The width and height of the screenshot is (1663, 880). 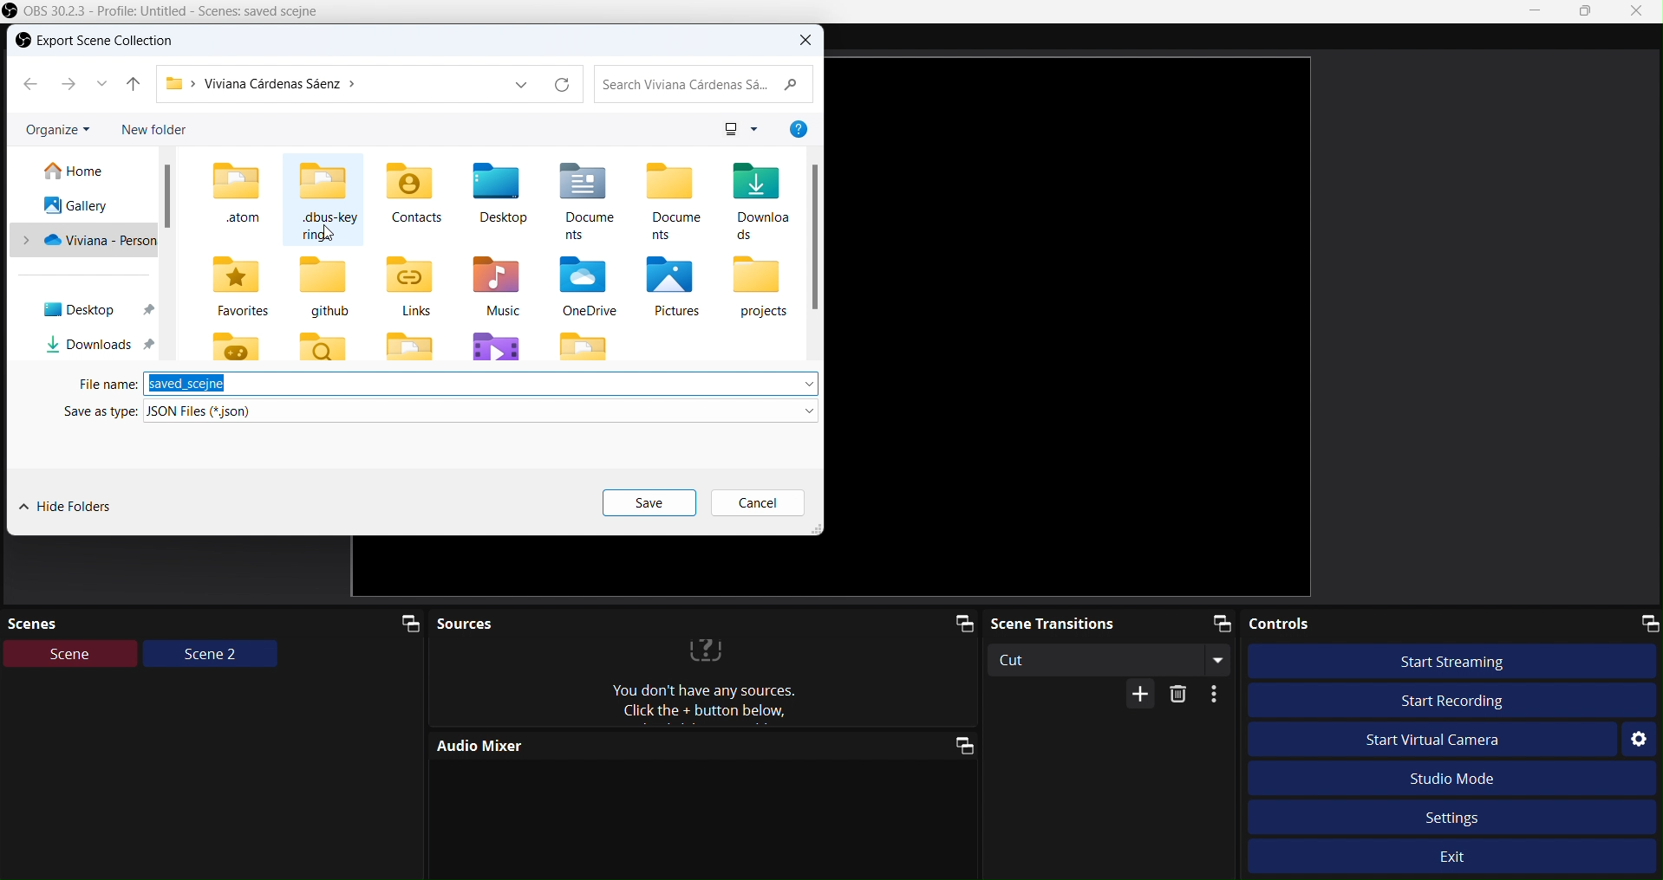 What do you see at coordinates (80, 207) in the screenshot?
I see `Gallery` at bounding box center [80, 207].